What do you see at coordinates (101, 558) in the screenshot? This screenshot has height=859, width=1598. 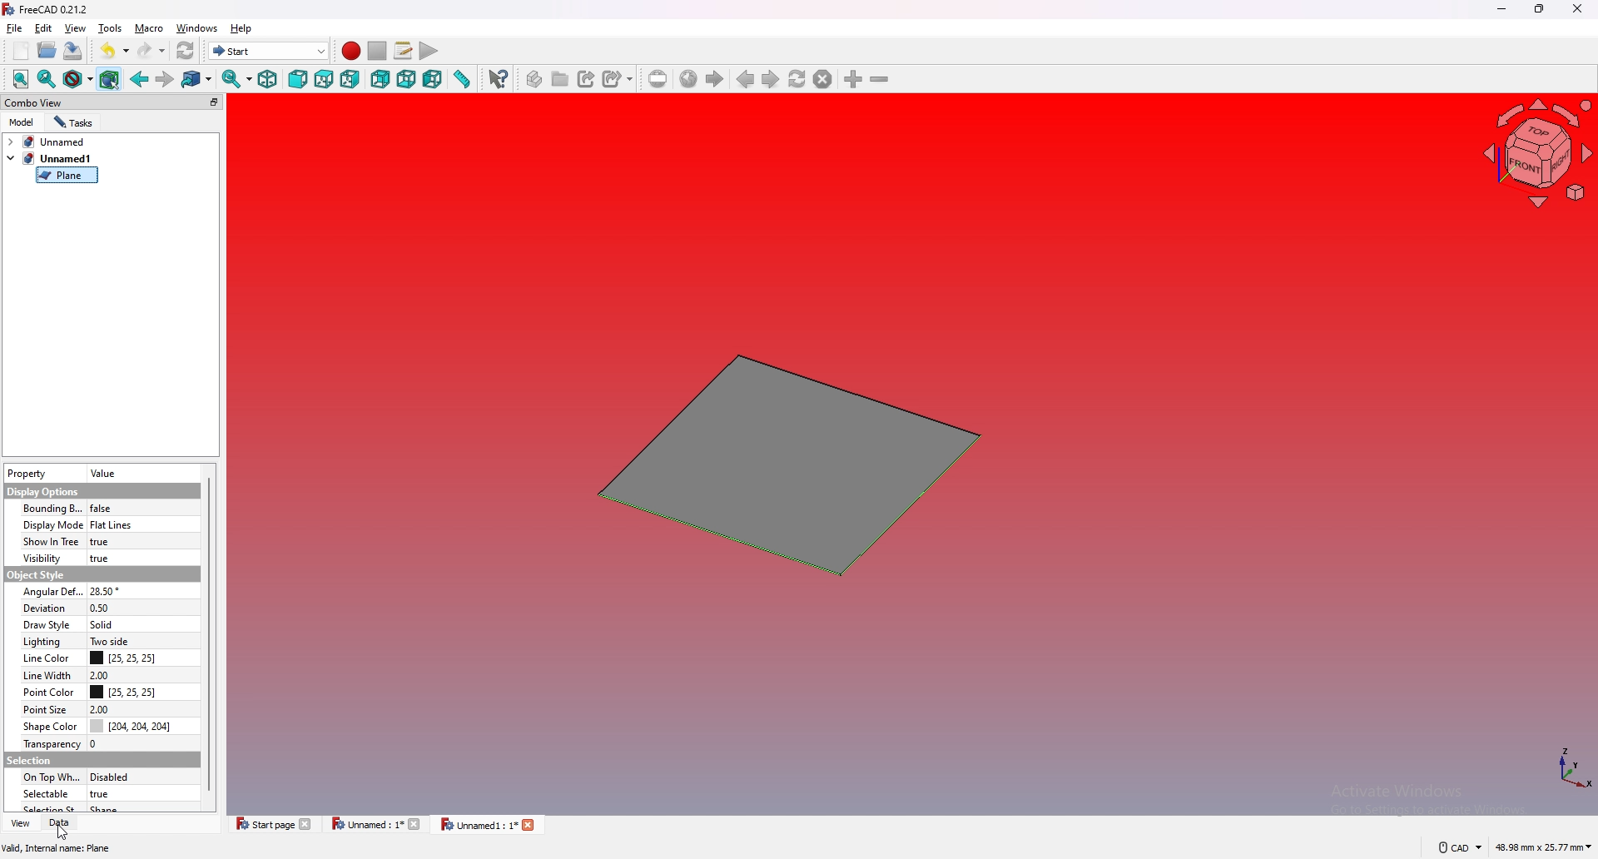 I see `true` at bounding box center [101, 558].